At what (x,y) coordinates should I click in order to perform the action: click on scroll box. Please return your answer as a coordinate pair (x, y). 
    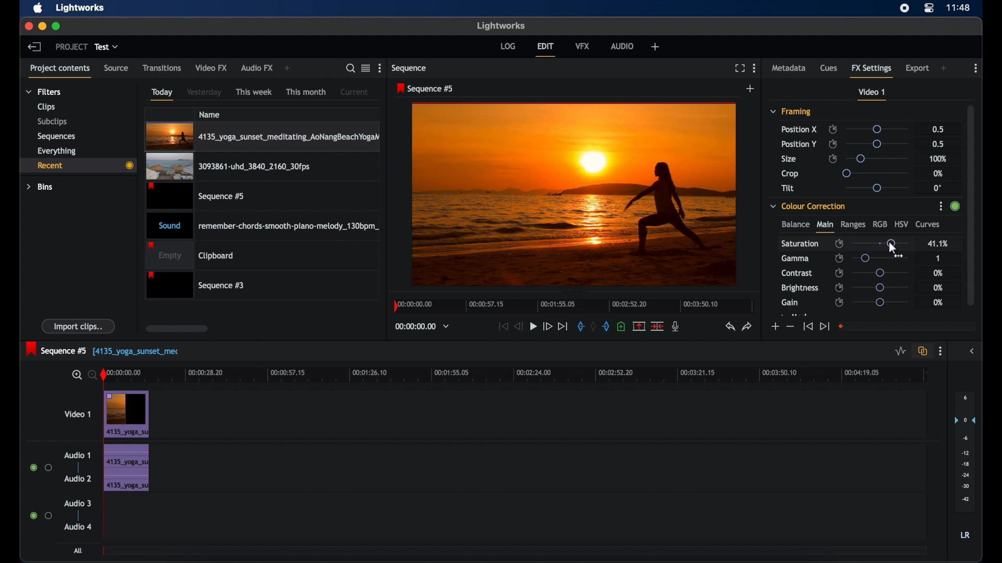
    Looking at the image, I should click on (971, 204).